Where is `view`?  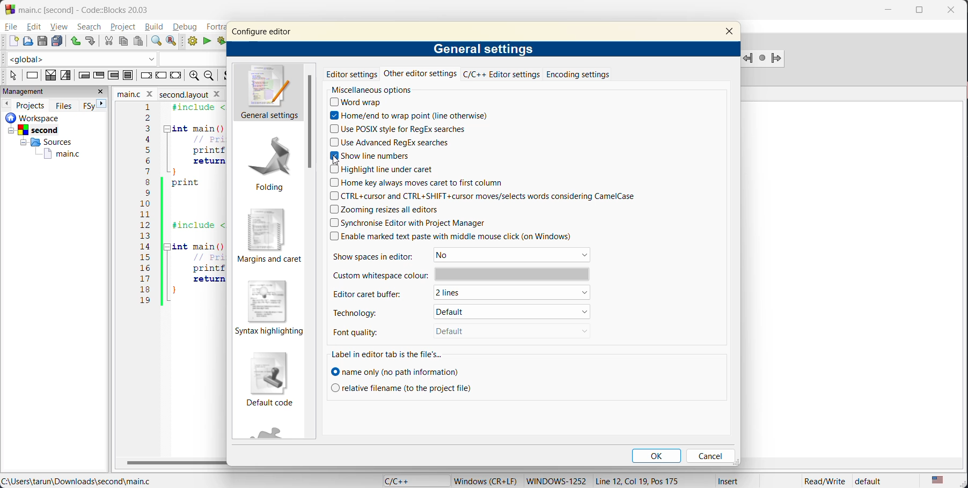 view is located at coordinates (60, 26).